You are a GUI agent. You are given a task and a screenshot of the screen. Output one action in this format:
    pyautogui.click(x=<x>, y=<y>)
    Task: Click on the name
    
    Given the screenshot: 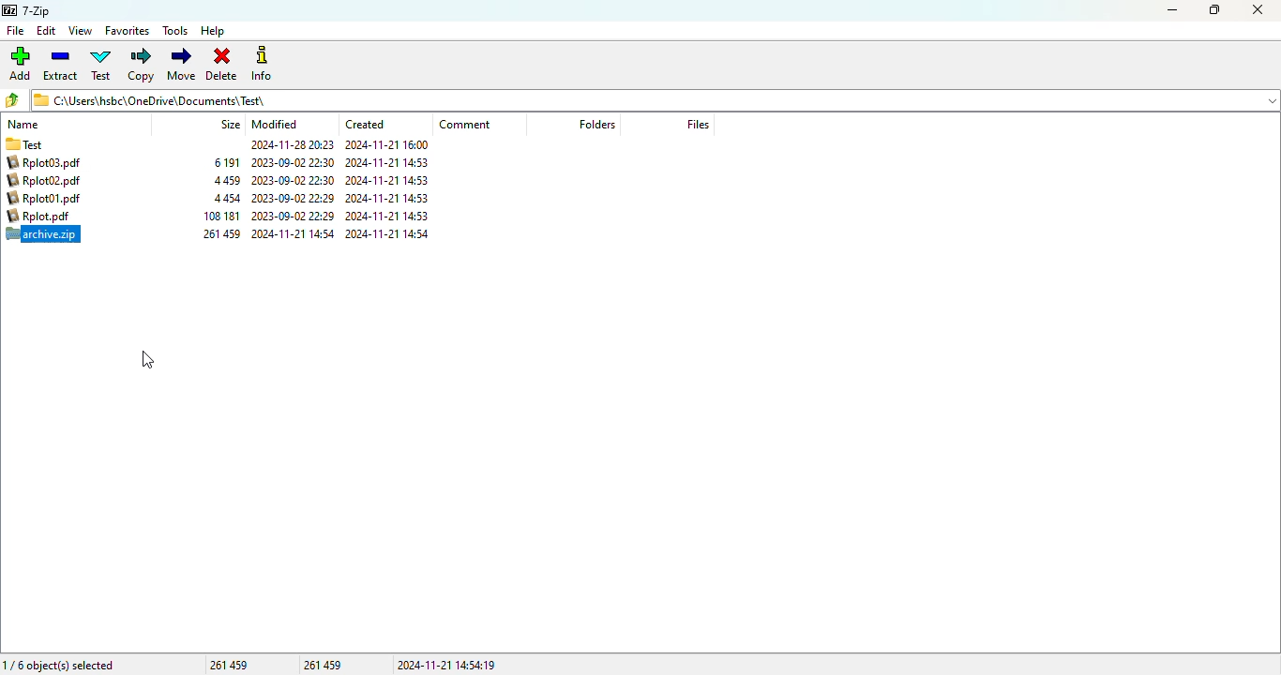 What is the action you would take?
    pyautogui.click(x=23, y=125)
    